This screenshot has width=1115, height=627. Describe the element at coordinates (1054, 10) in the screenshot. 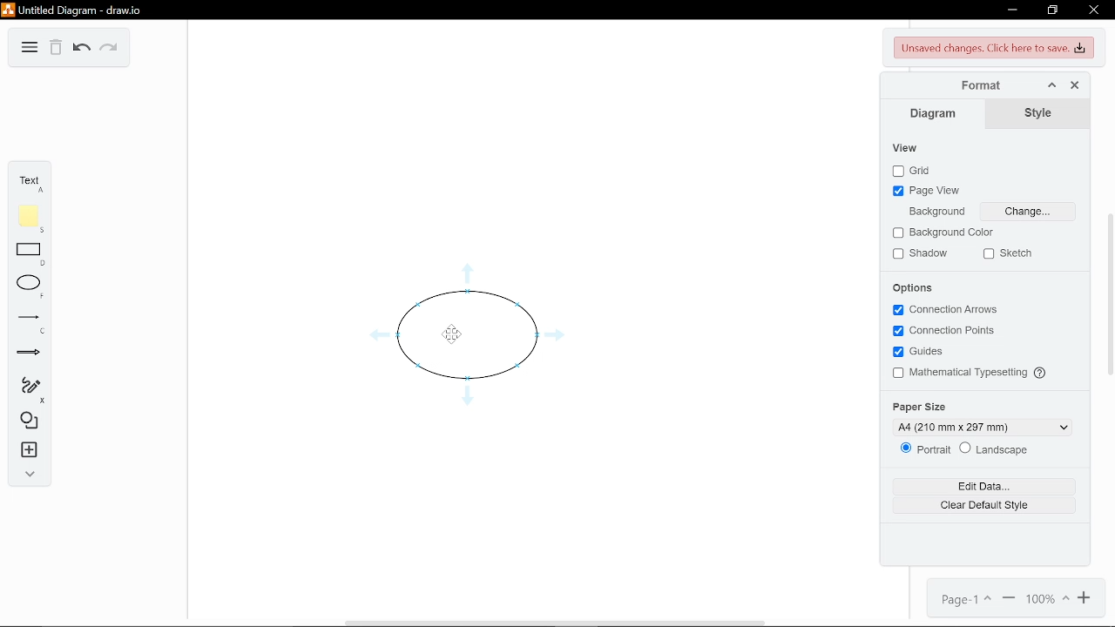

I see `Restore down` at that location.